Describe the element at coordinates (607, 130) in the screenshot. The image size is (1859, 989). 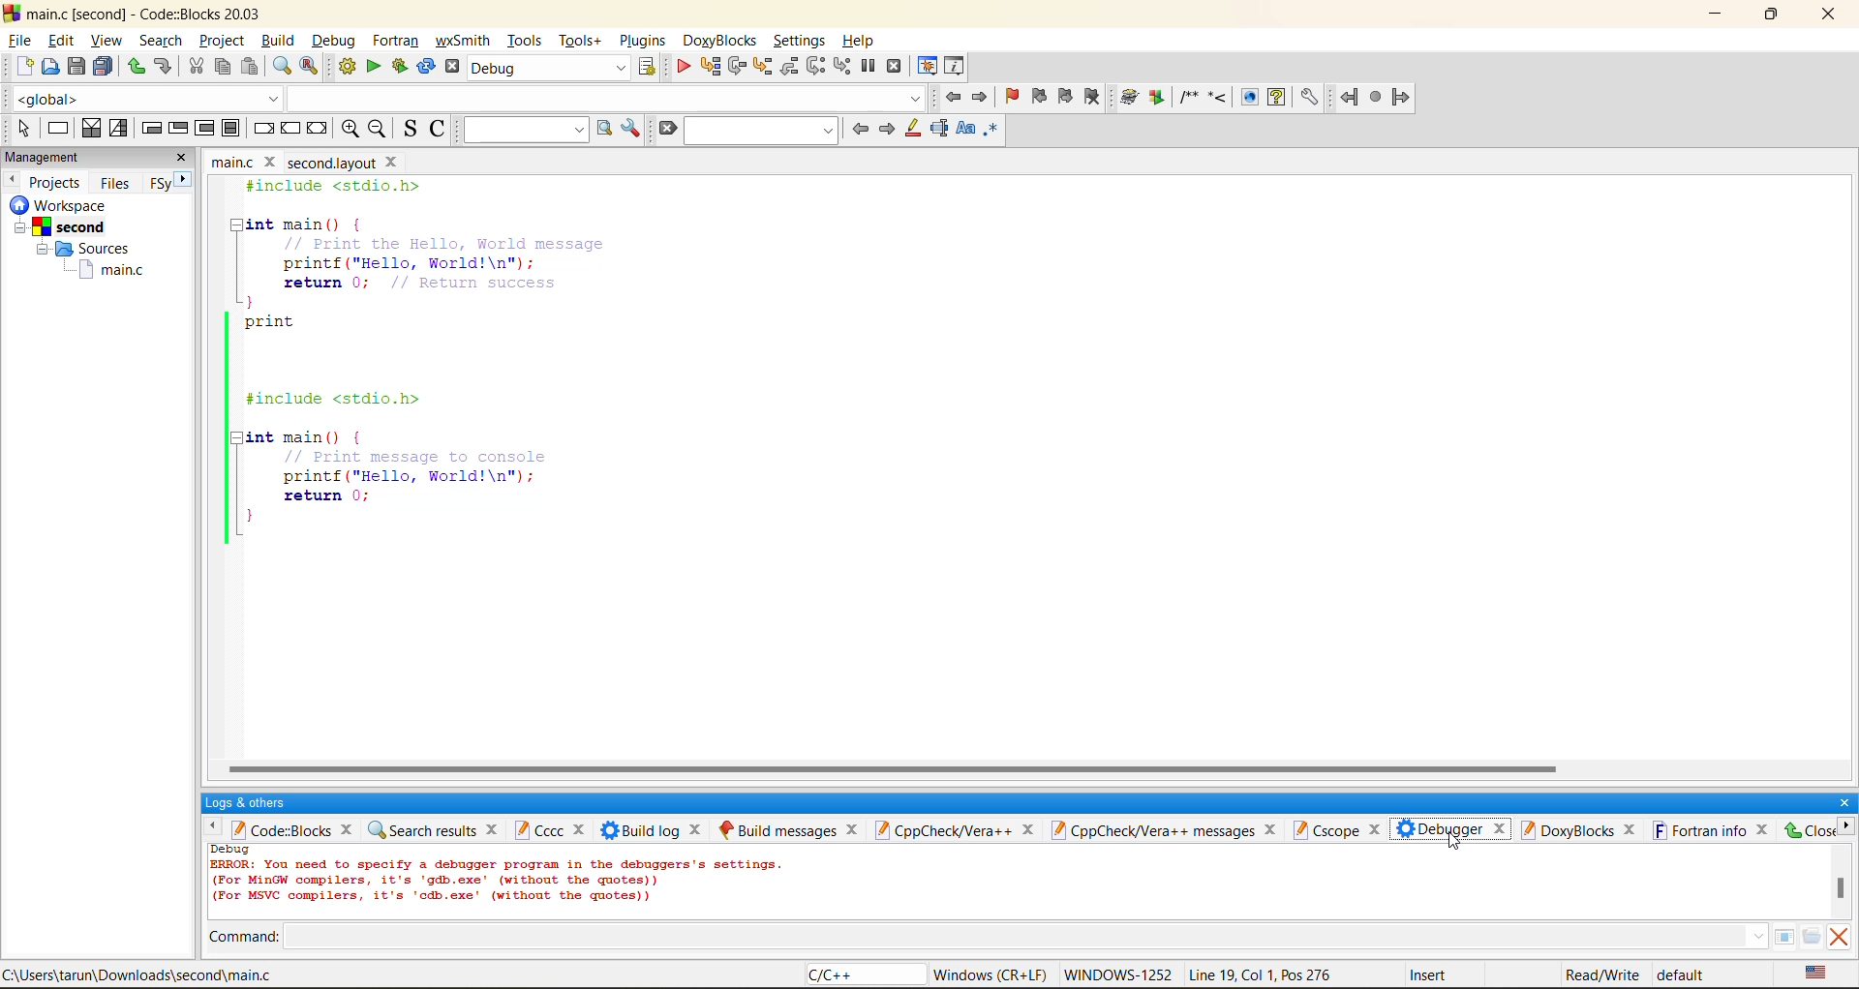
I see `run search` at that location.